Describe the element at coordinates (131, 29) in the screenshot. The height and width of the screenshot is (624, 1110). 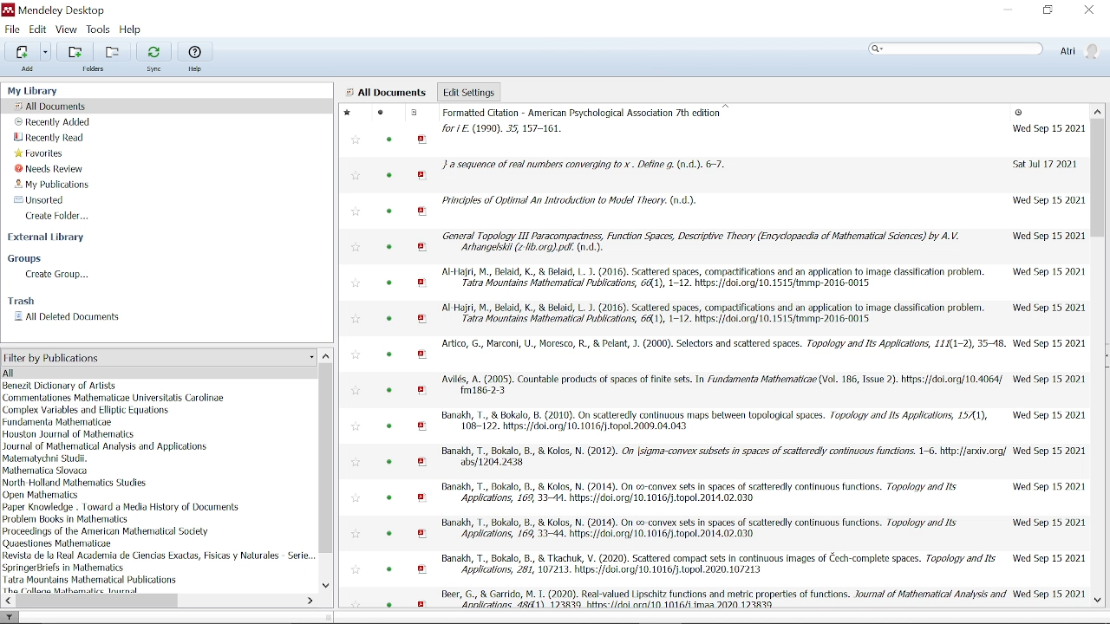
I see `Help` at that location.